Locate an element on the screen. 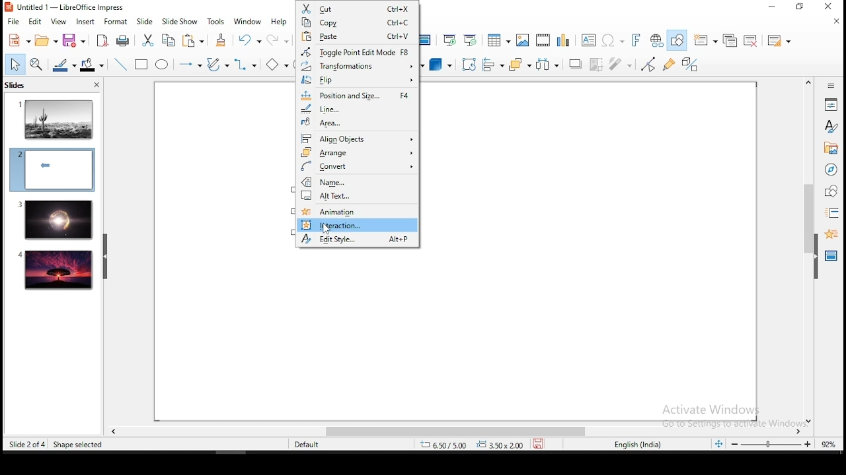 The width and height of the screenshot is (846, 475). Activate Window
be Windc is located at coordinates (727, 414).